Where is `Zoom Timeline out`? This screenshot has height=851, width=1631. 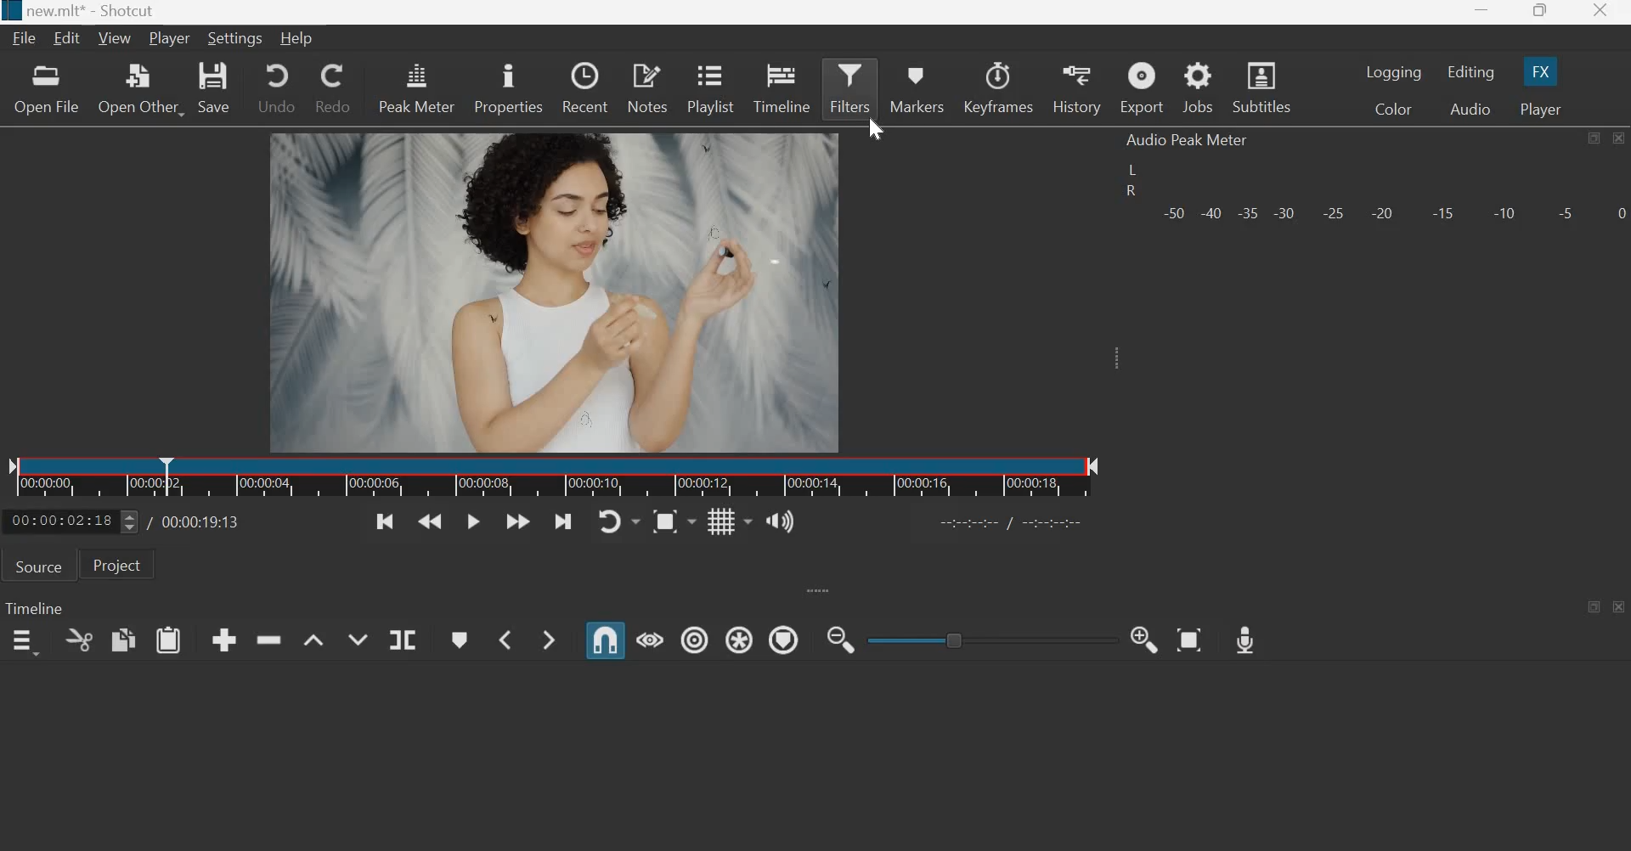
Zoom Timeline out is located at coordinates (843, 640).